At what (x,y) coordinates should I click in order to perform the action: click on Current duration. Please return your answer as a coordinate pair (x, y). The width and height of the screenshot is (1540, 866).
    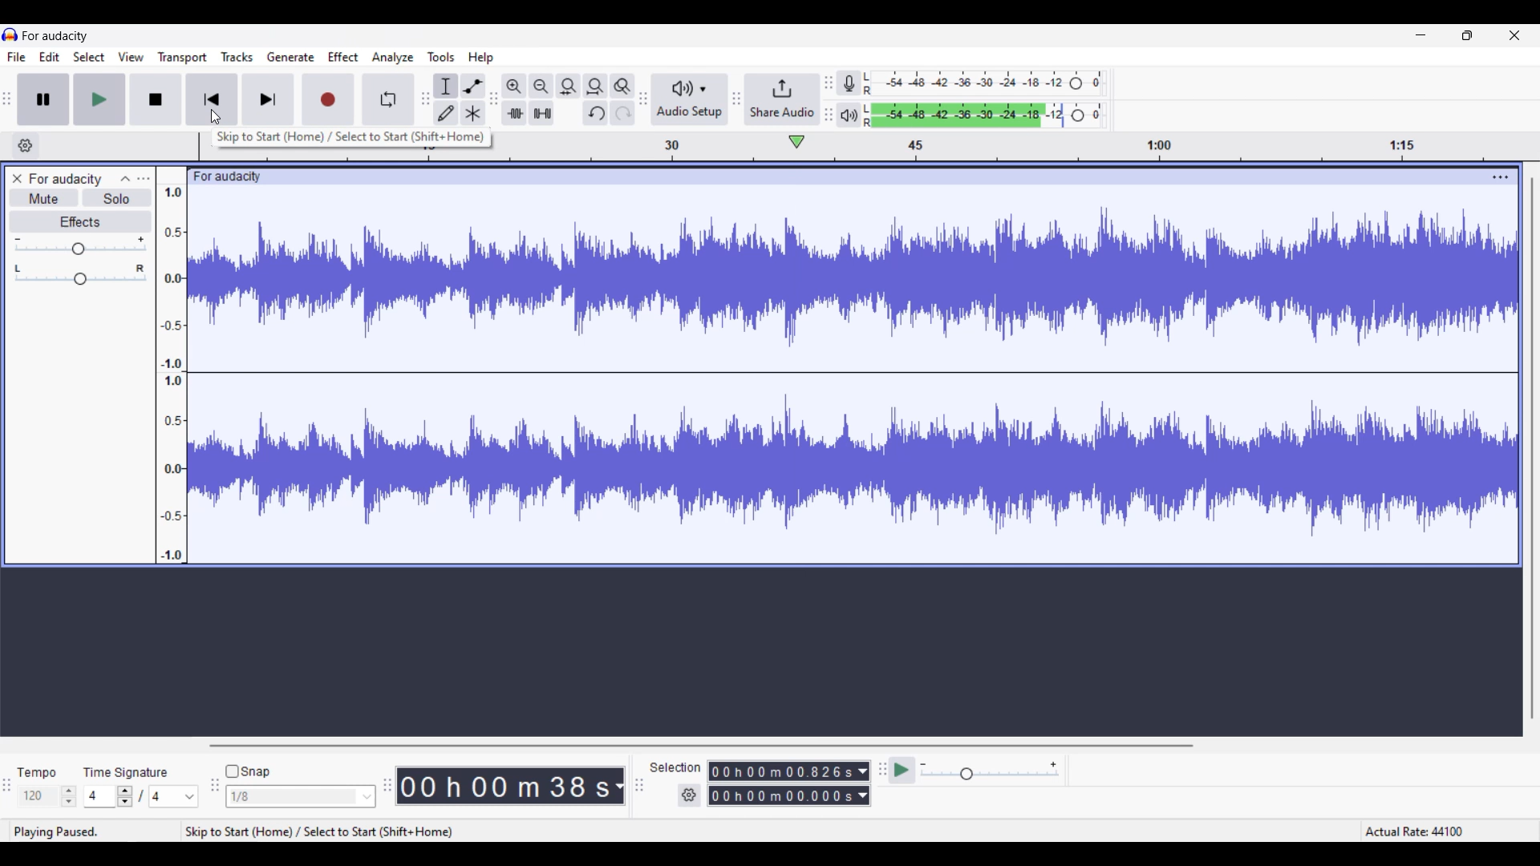
    Looking at the image, I should click on (504, 785).